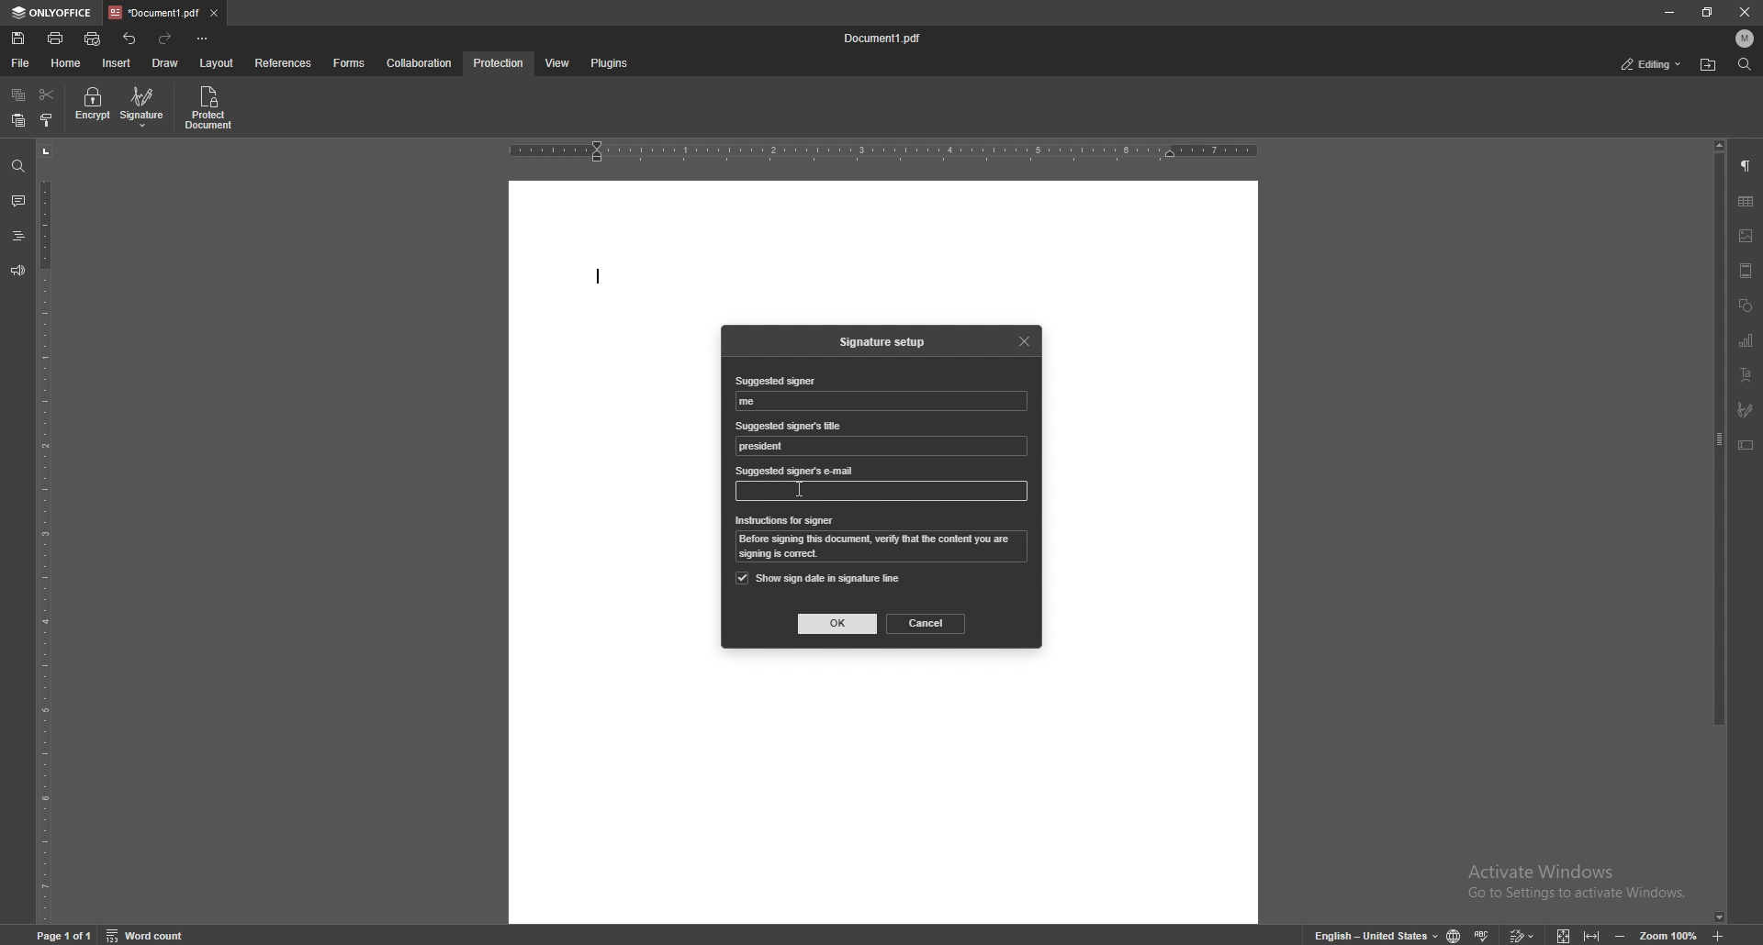 This screenshot has width=1763, height=945. I want to click on home, so click(69, 63).